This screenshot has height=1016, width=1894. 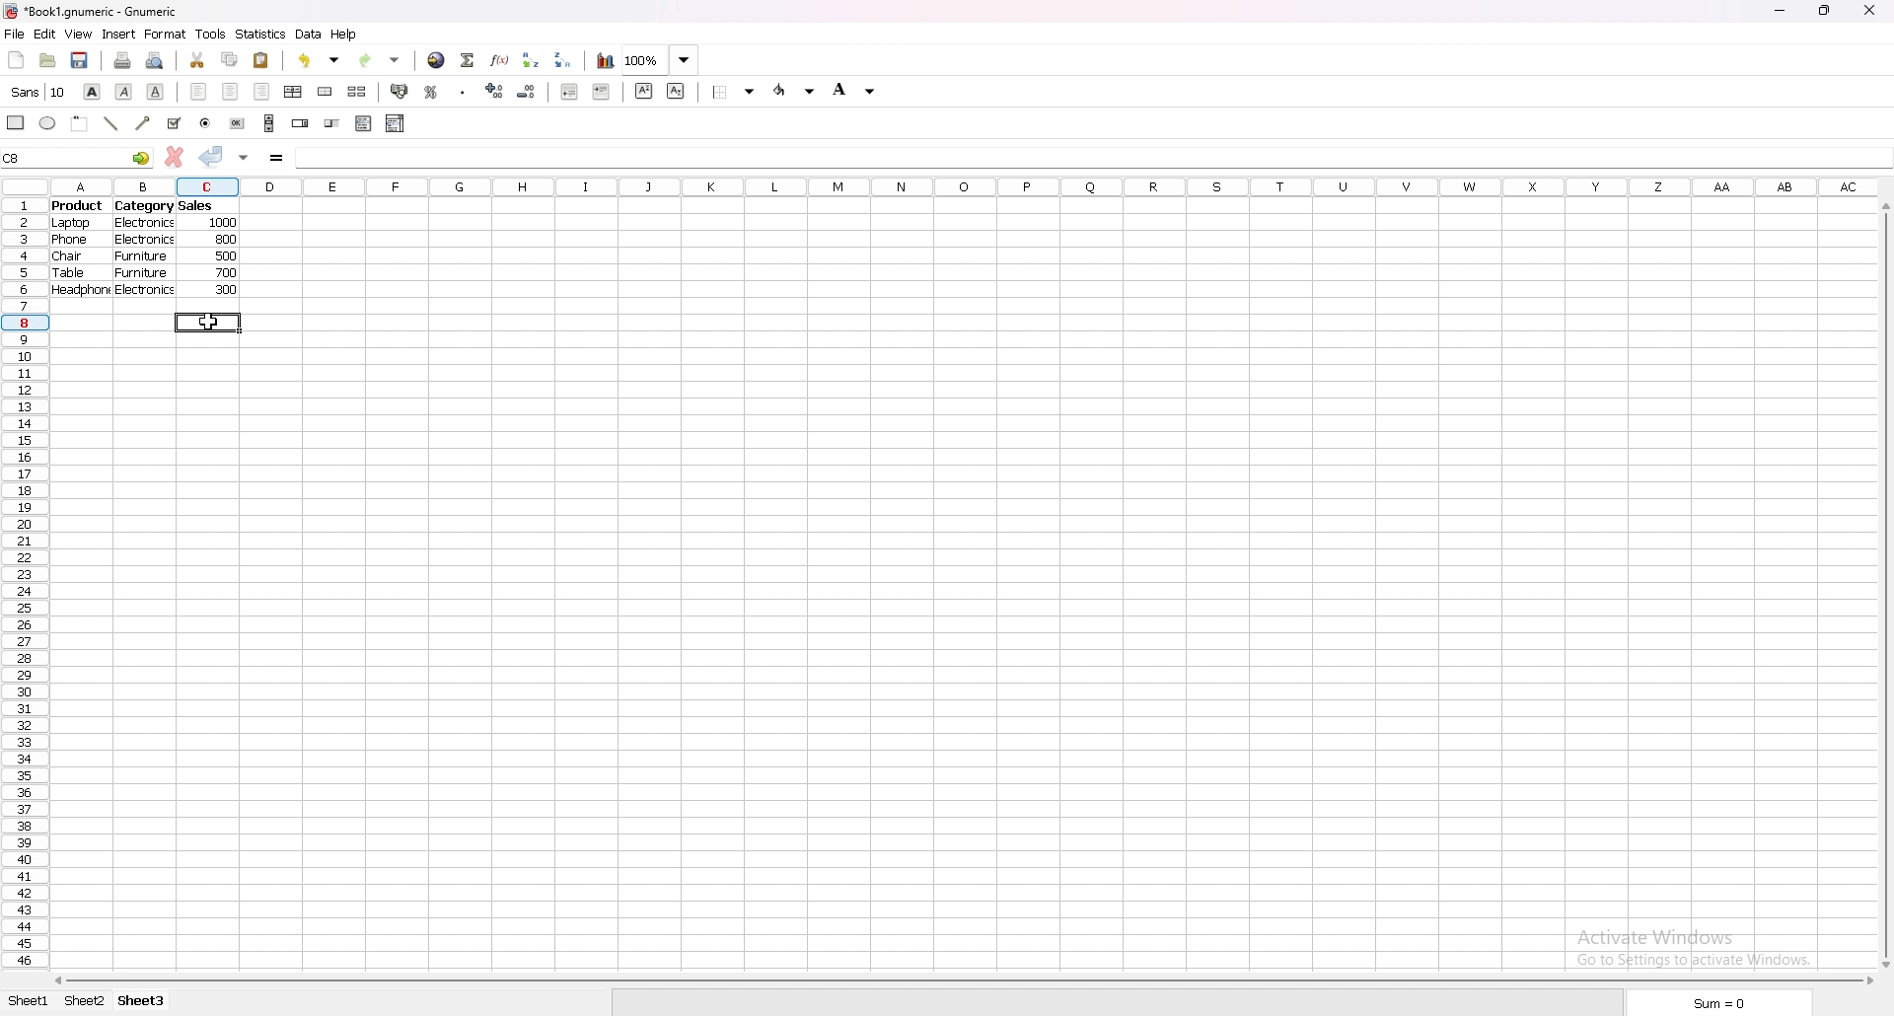 I want to click on column, so click(x=966, y=186).